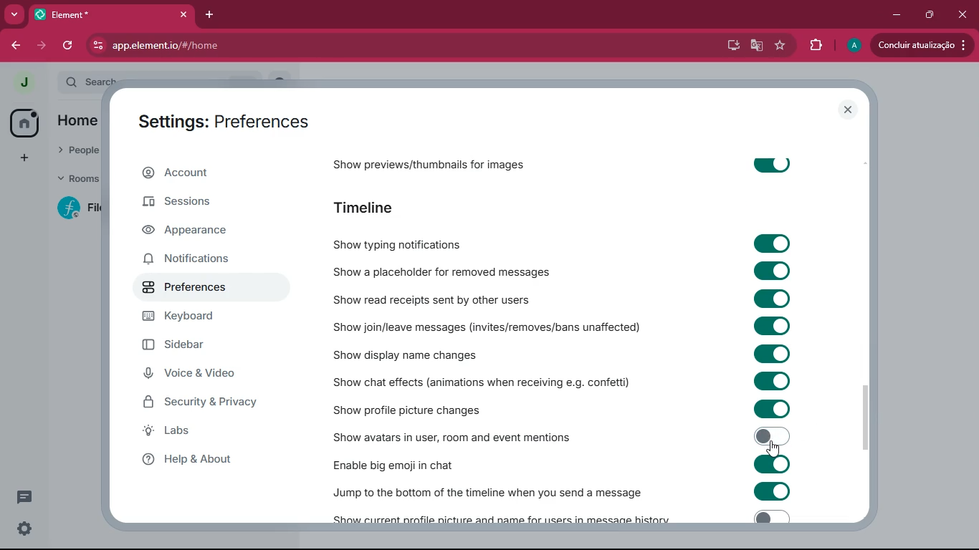 This screenshot has width=979, height=550. I want to click on file, so click(82, 208).